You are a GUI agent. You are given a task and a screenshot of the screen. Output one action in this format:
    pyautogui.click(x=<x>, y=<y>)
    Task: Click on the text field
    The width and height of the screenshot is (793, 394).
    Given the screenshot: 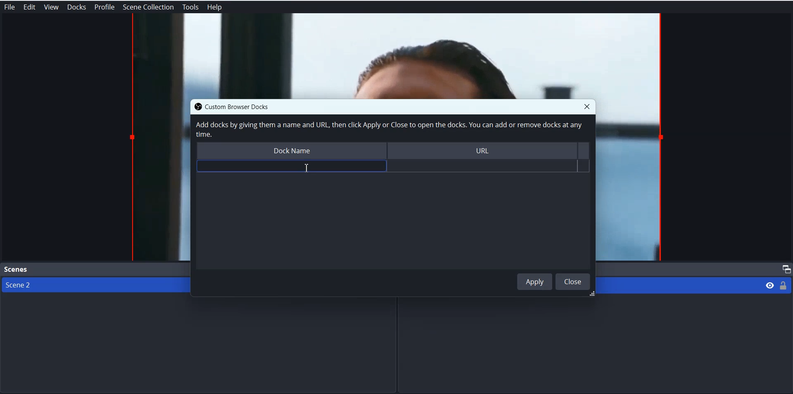 What is the action you would take?
    pyautogui.click(x=291, y=166)
    